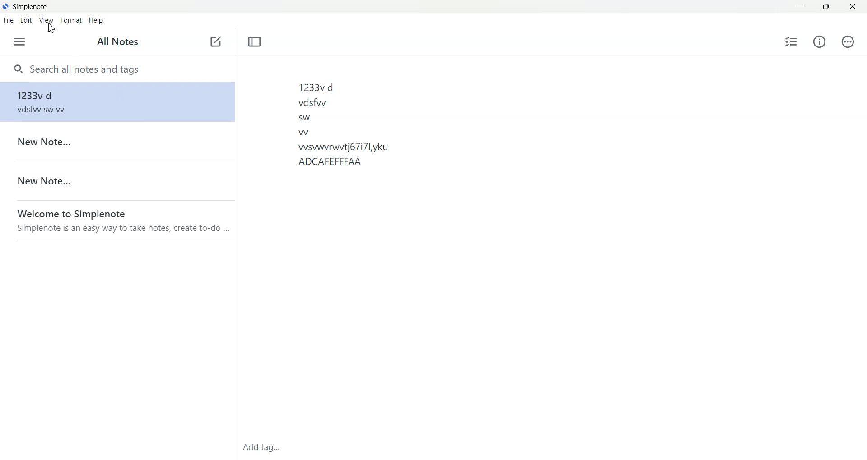 Image resolution: width=867 pixels, height=460 pixels. Describe the element at coordinates (117, 220) in the screenshot. I see `Note File` at that location.